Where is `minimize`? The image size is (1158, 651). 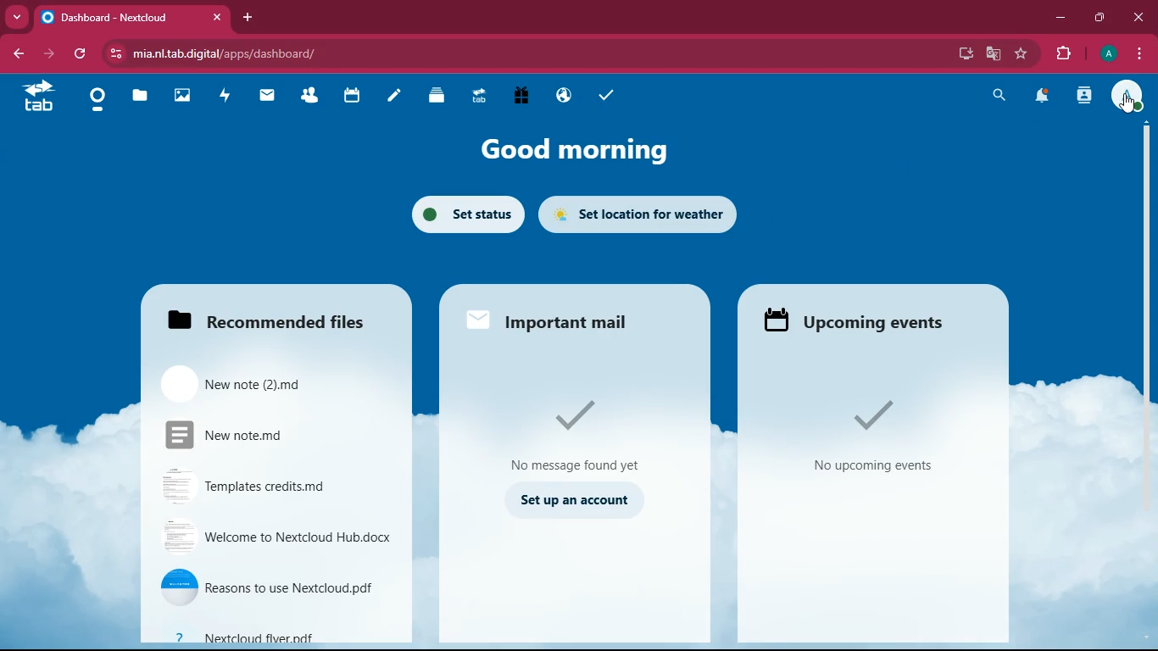 minimize is located at coordinates (1057, 19).